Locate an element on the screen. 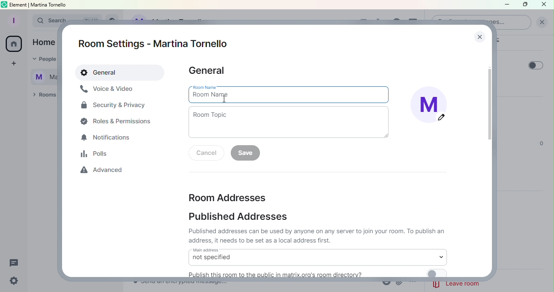 This screenshot has width=554, height=292. Room settings - Martina Tornello is located at coordinates (156, 44).